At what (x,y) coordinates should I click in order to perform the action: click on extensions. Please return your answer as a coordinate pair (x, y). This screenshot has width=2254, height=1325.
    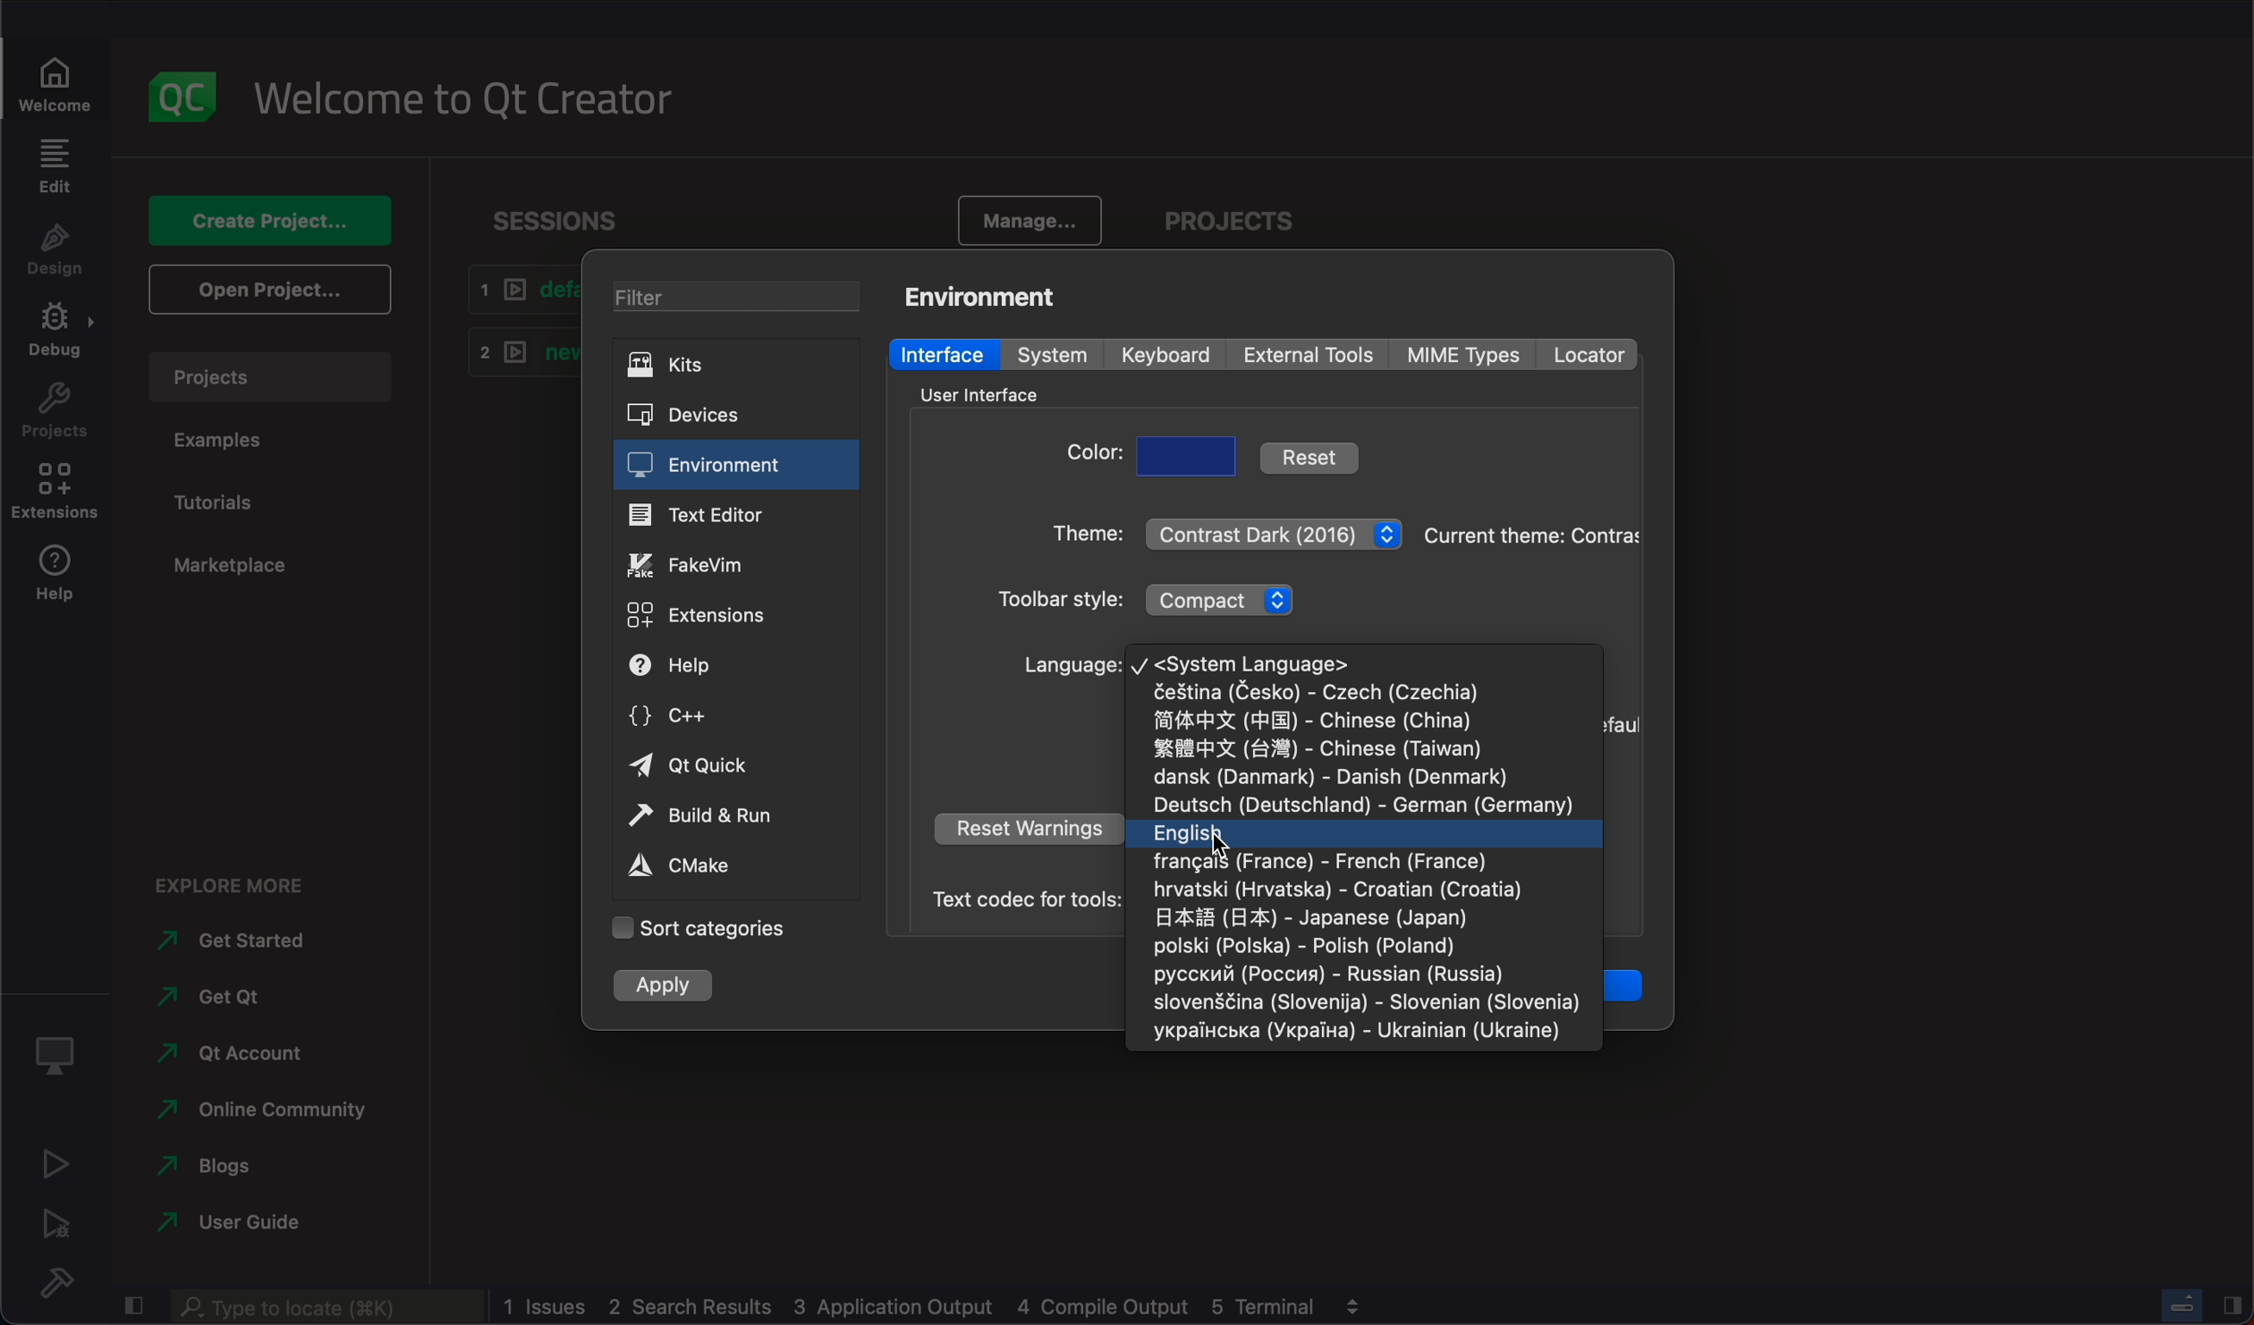
    Looking at the image, I should click on (737, 614).